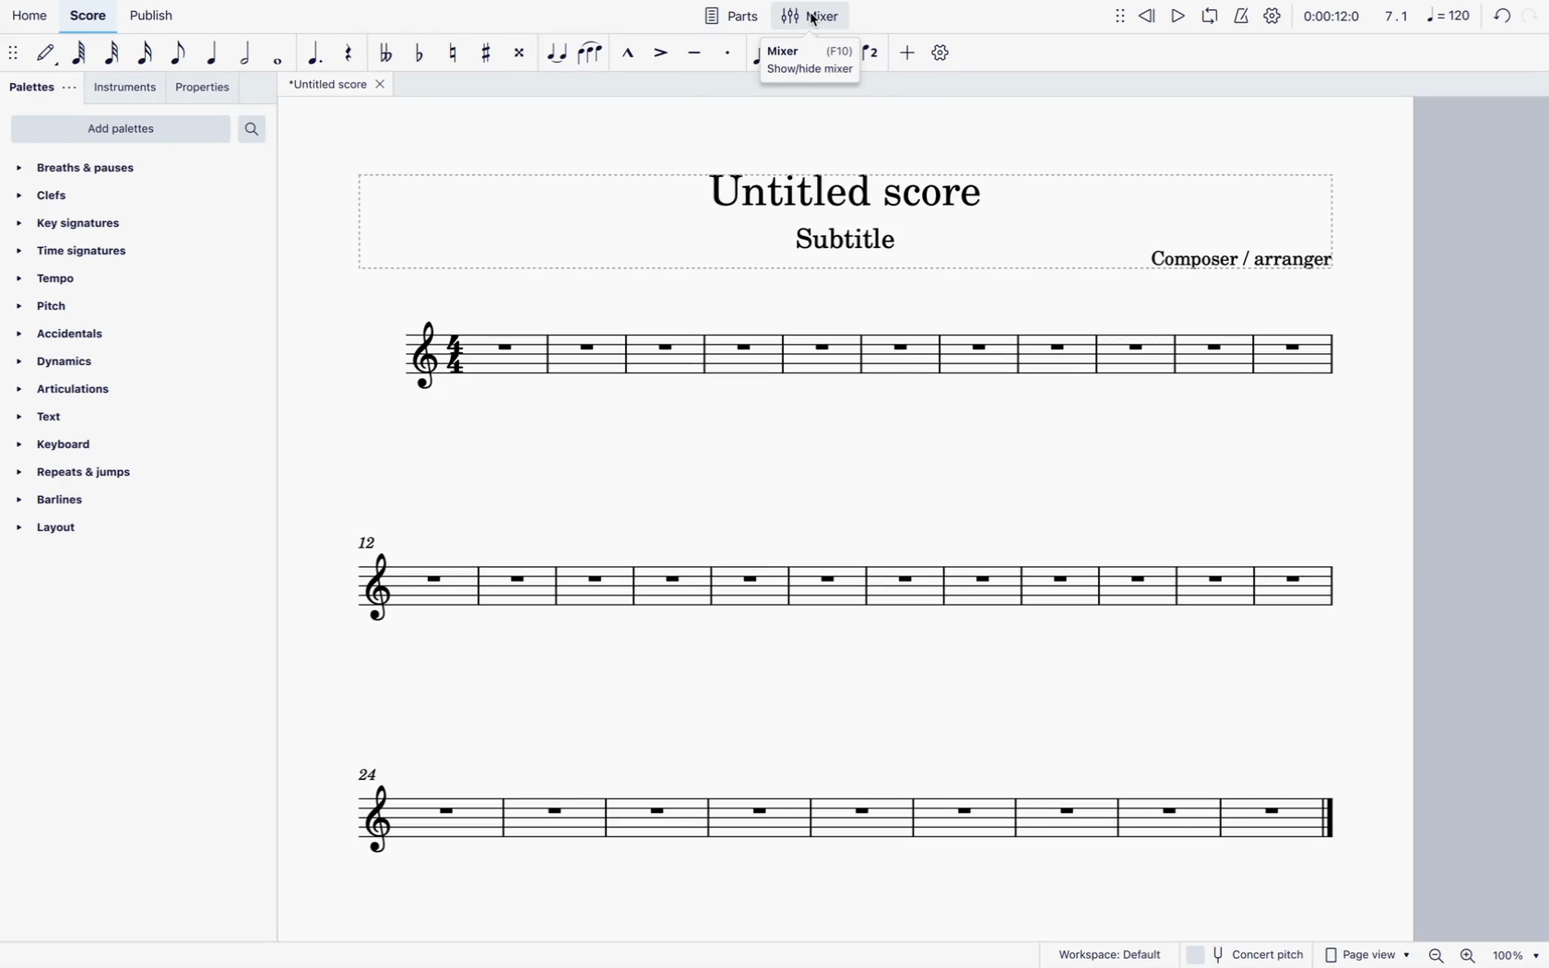  I want to click on eight note, so click(180, 53).